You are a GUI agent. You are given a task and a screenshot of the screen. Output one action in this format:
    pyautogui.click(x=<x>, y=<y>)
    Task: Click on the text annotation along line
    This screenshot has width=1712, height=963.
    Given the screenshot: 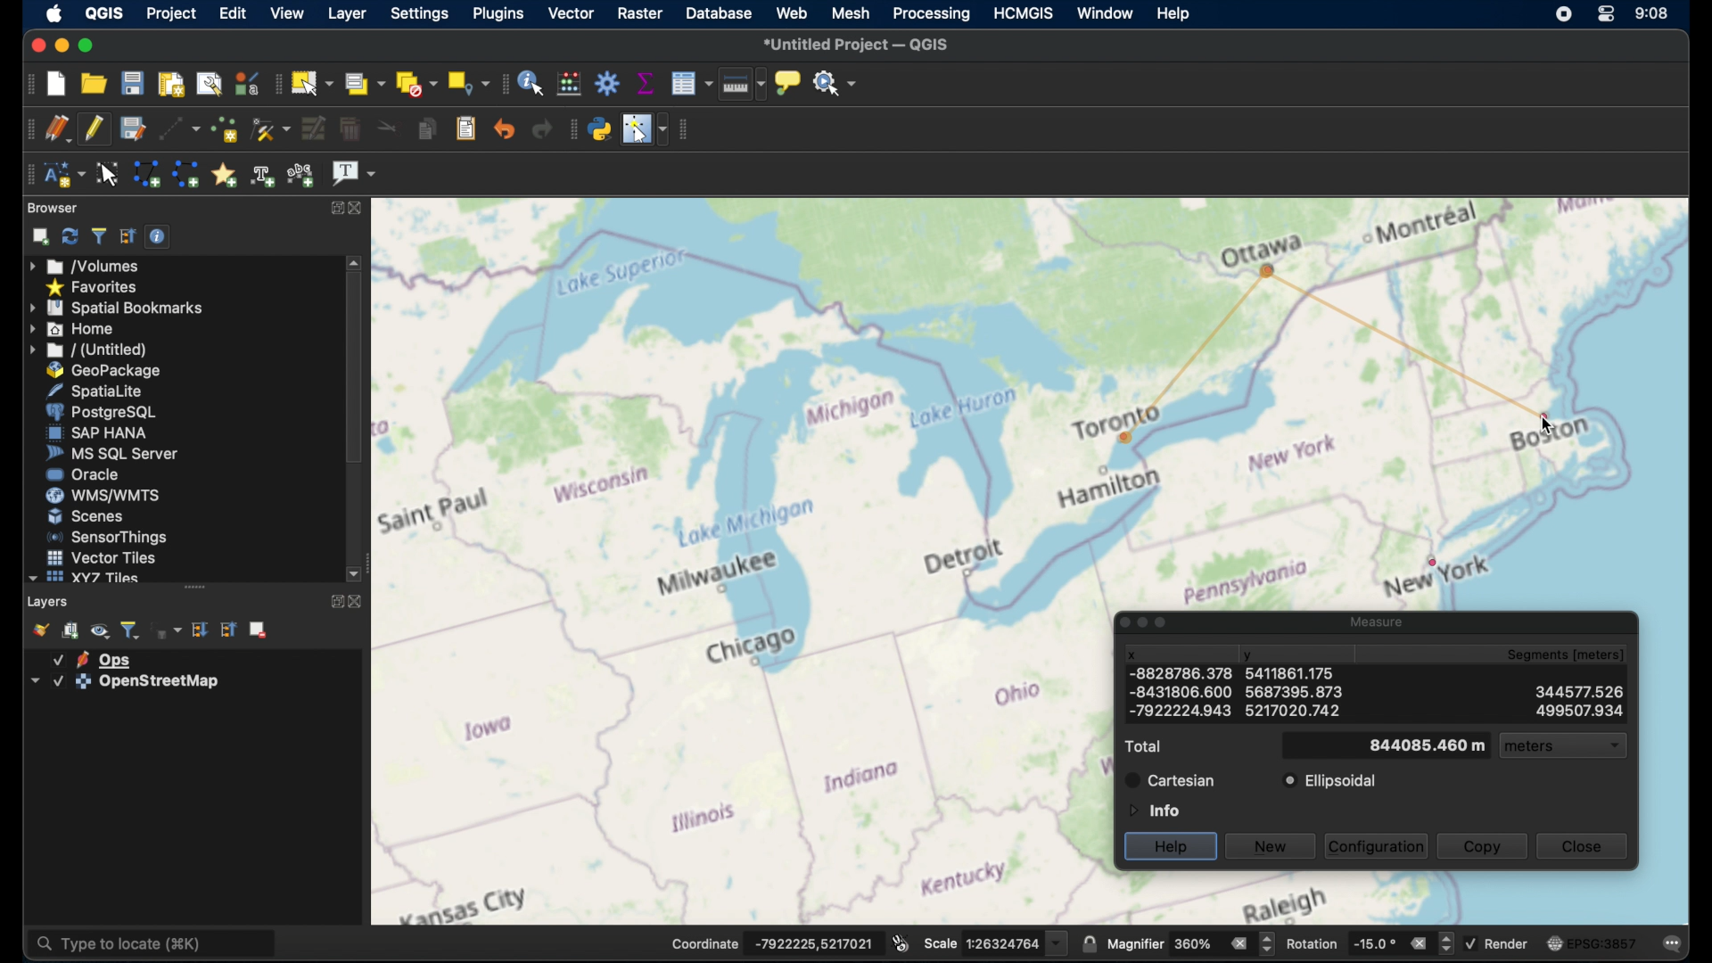 What is the action you would take?
    pyautogui.click(x=303, y=174)
    